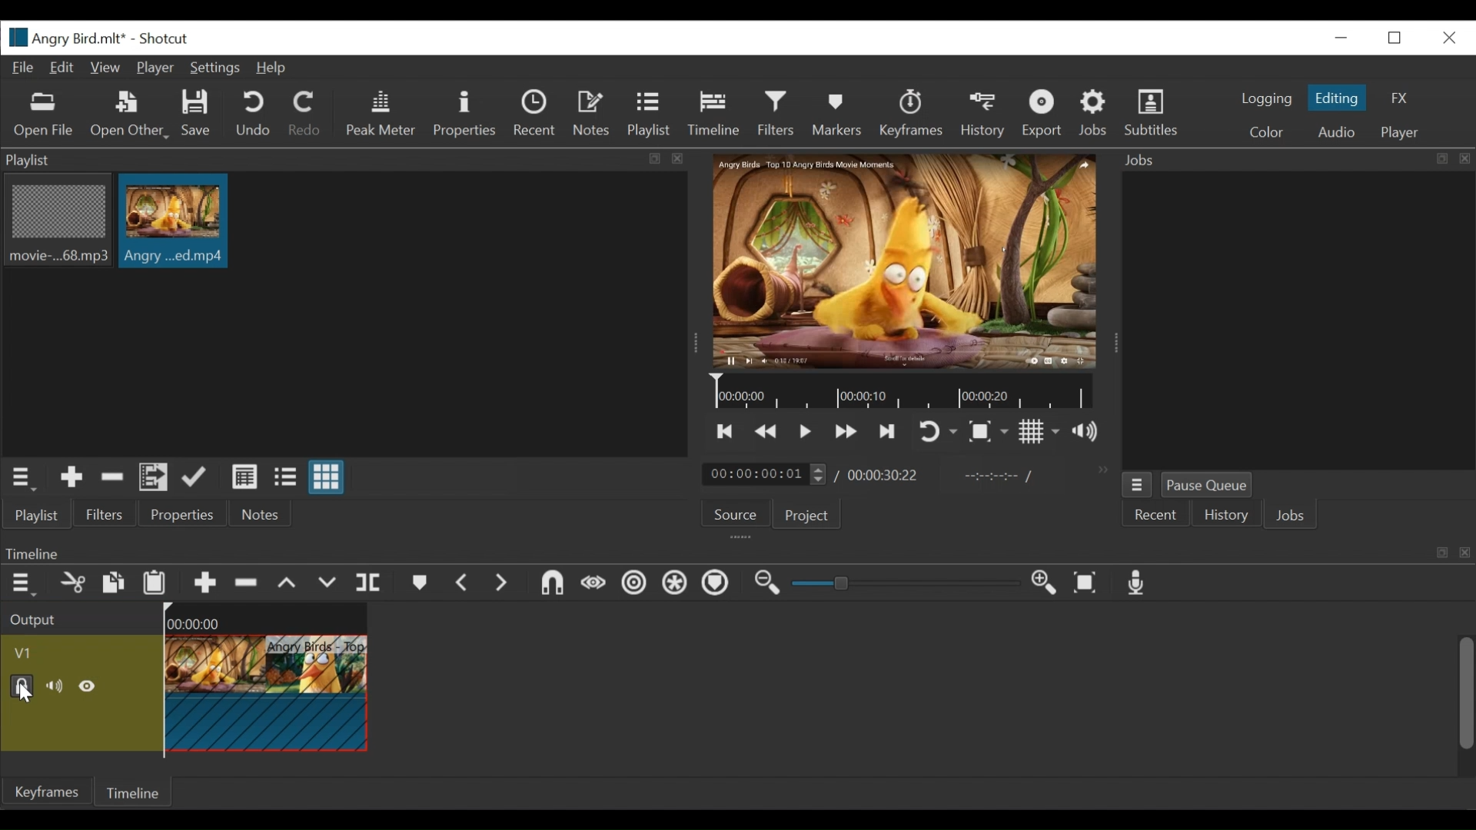 The image size is (1476, 830). What do you see at coordinates (57, 687) in the screenshot?
I see `mute` at bounding box center [57, 687].